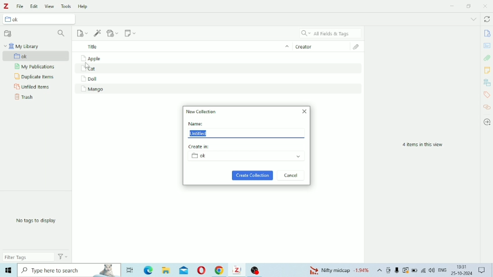  Describe the element at coordinates (184, 270) in the screenshot. I see `Mail` at that location.